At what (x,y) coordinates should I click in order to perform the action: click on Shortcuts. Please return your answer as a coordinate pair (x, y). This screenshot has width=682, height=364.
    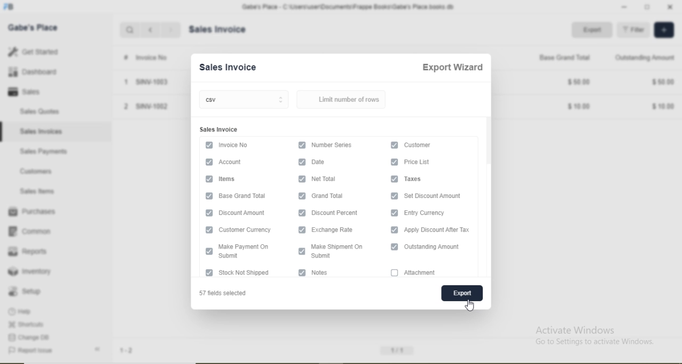
    Looking at the image, I should click on (29, 325).